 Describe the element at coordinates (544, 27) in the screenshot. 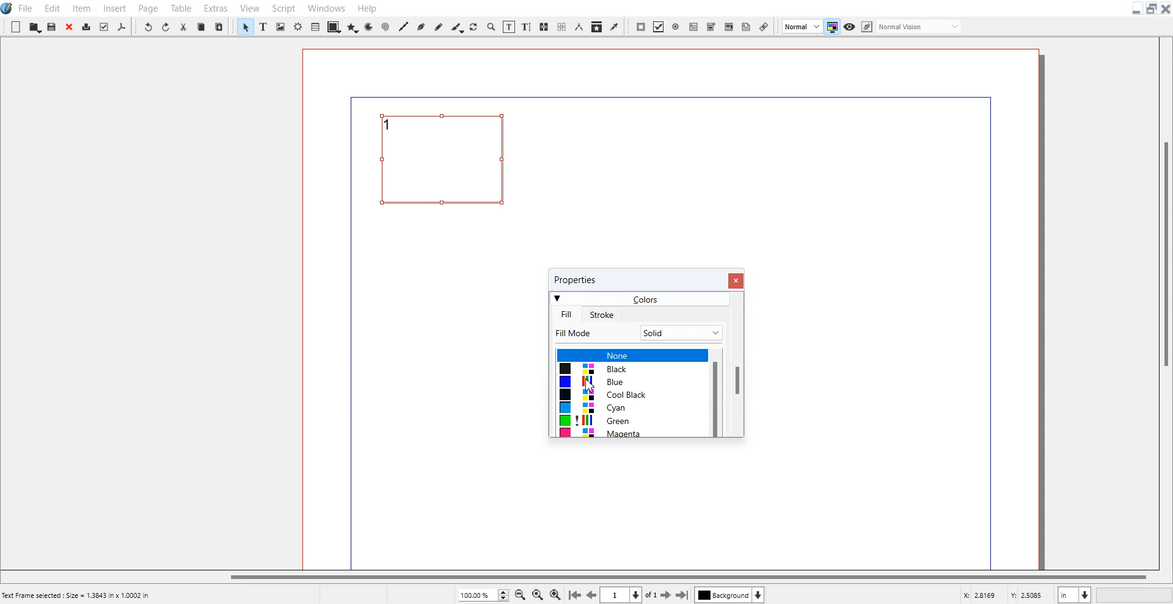

I see `Link Text Frame` at that location.